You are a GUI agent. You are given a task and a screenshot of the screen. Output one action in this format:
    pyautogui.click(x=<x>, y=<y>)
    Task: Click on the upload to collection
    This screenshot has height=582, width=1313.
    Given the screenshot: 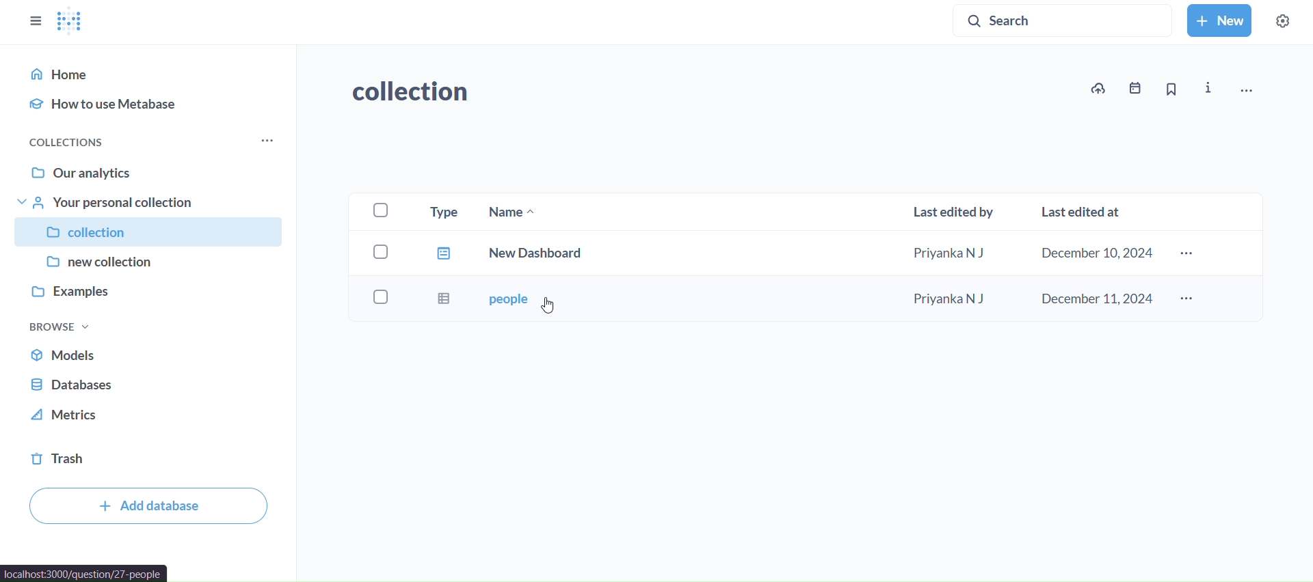 What is the action you would take?
    pyautogui.click(x=1098, y=89)
    